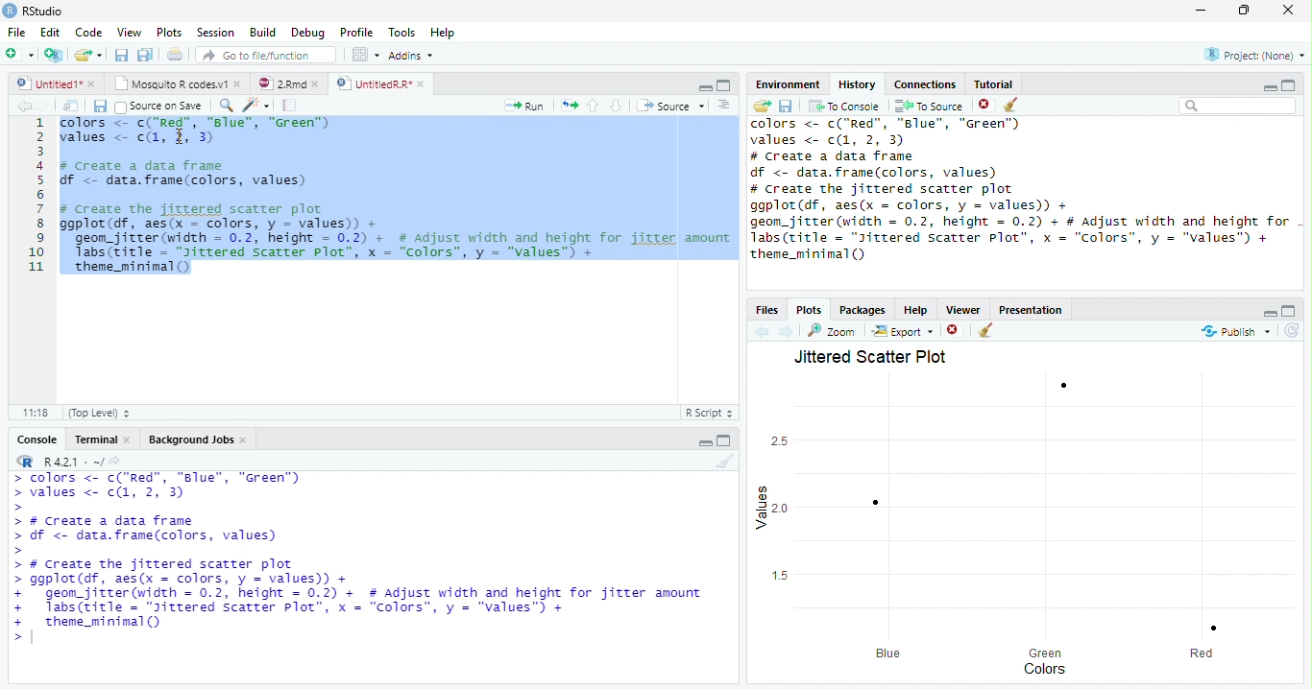  What do you see at coordinates (904, 330) in the screenshot?
I see `Export` at bounding box center [904, 330].